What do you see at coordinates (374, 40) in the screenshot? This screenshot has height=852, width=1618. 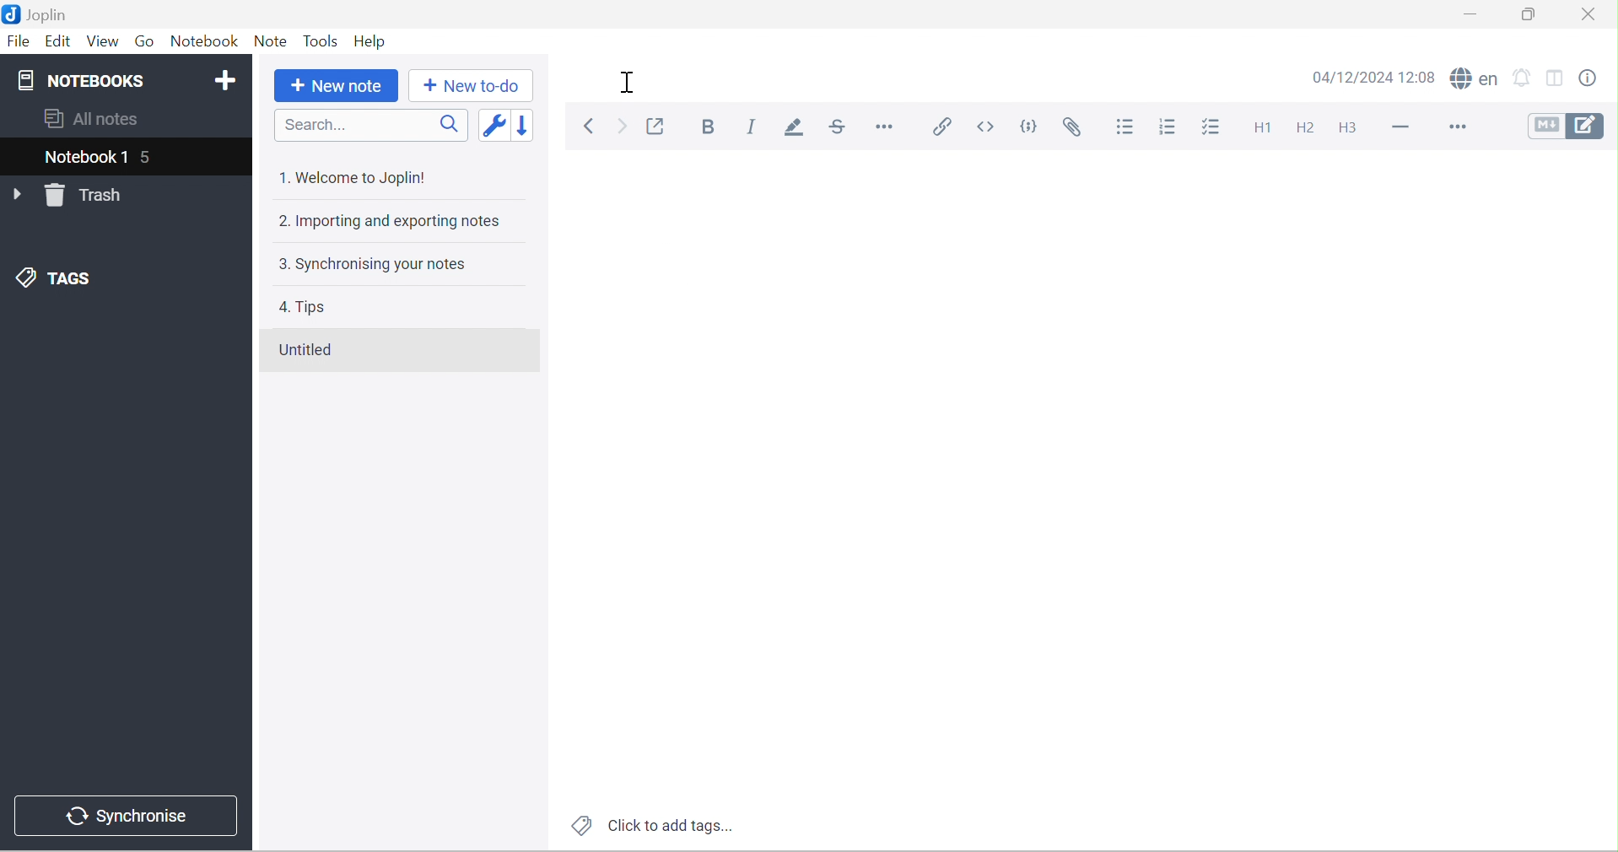 I see `Help` at bounding box center [374, 40].